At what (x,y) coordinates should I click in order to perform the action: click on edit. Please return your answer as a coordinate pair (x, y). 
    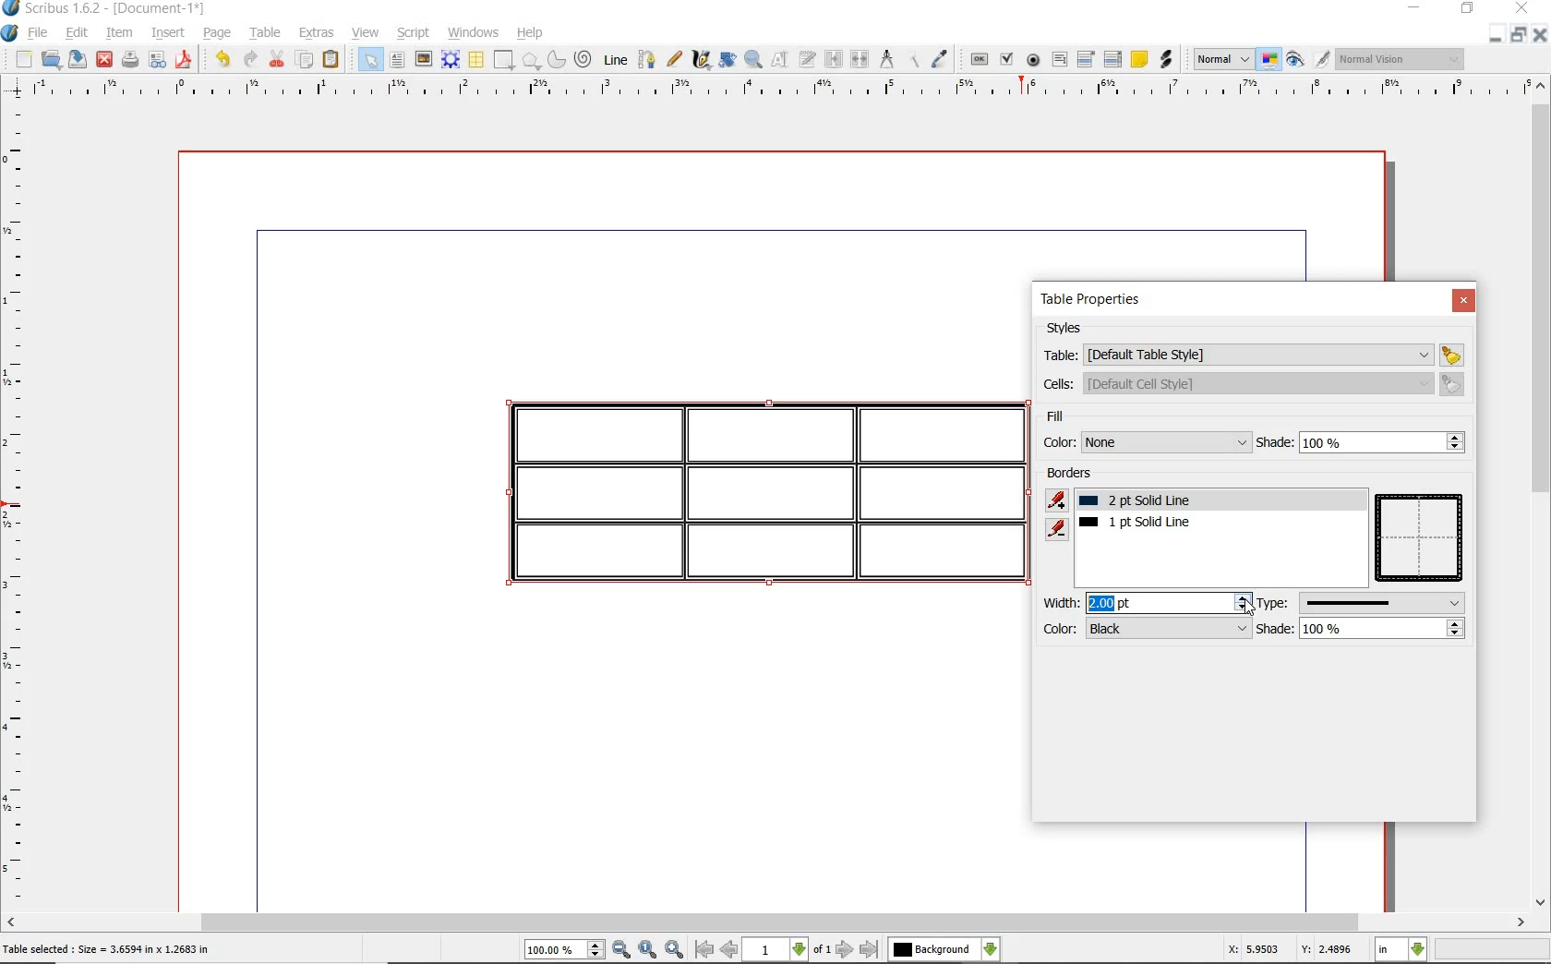
    Looking at the image, I should click on (74, 32).